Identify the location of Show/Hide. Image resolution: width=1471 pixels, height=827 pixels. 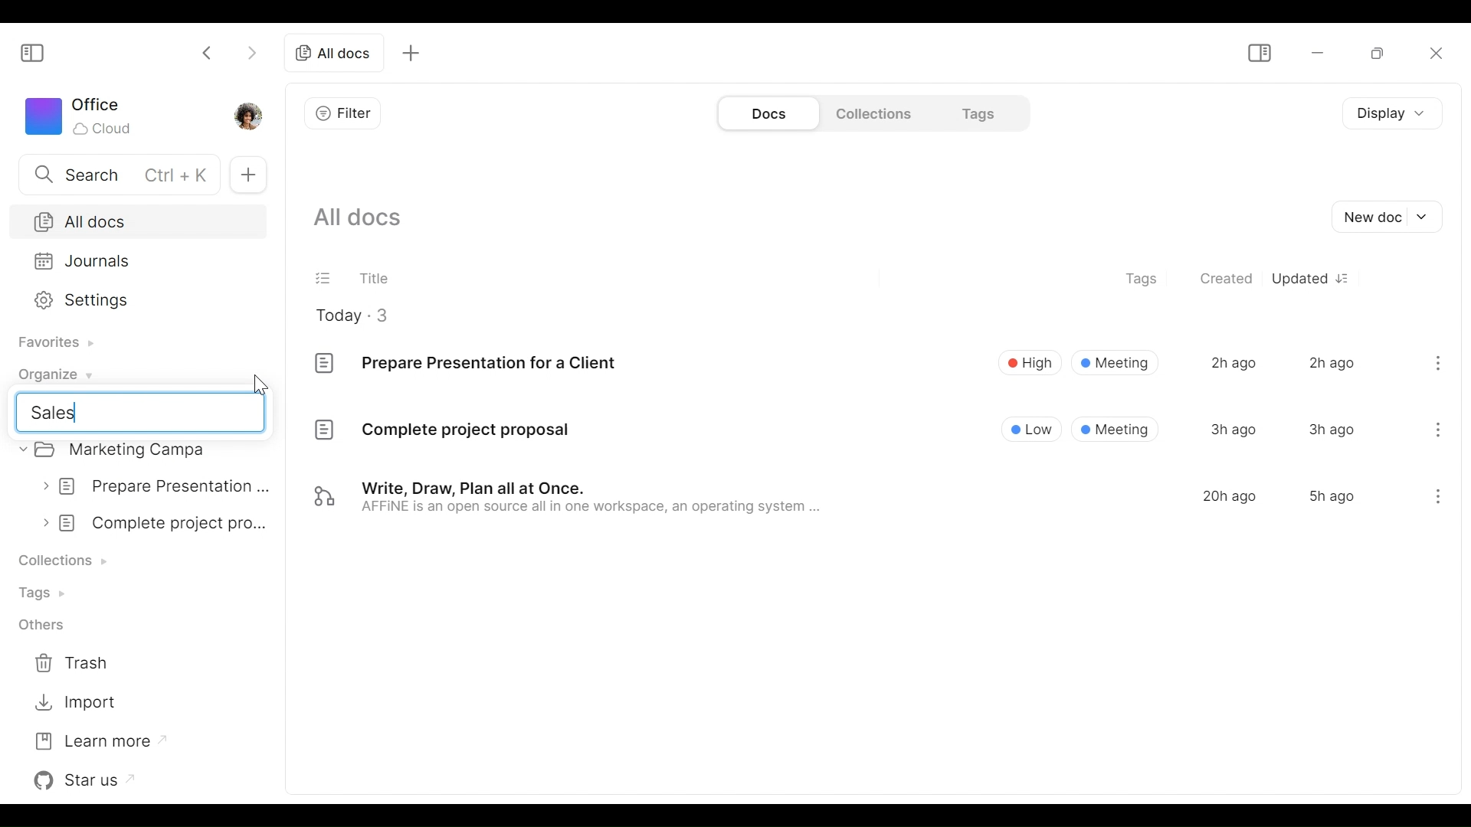
(1260, 51).